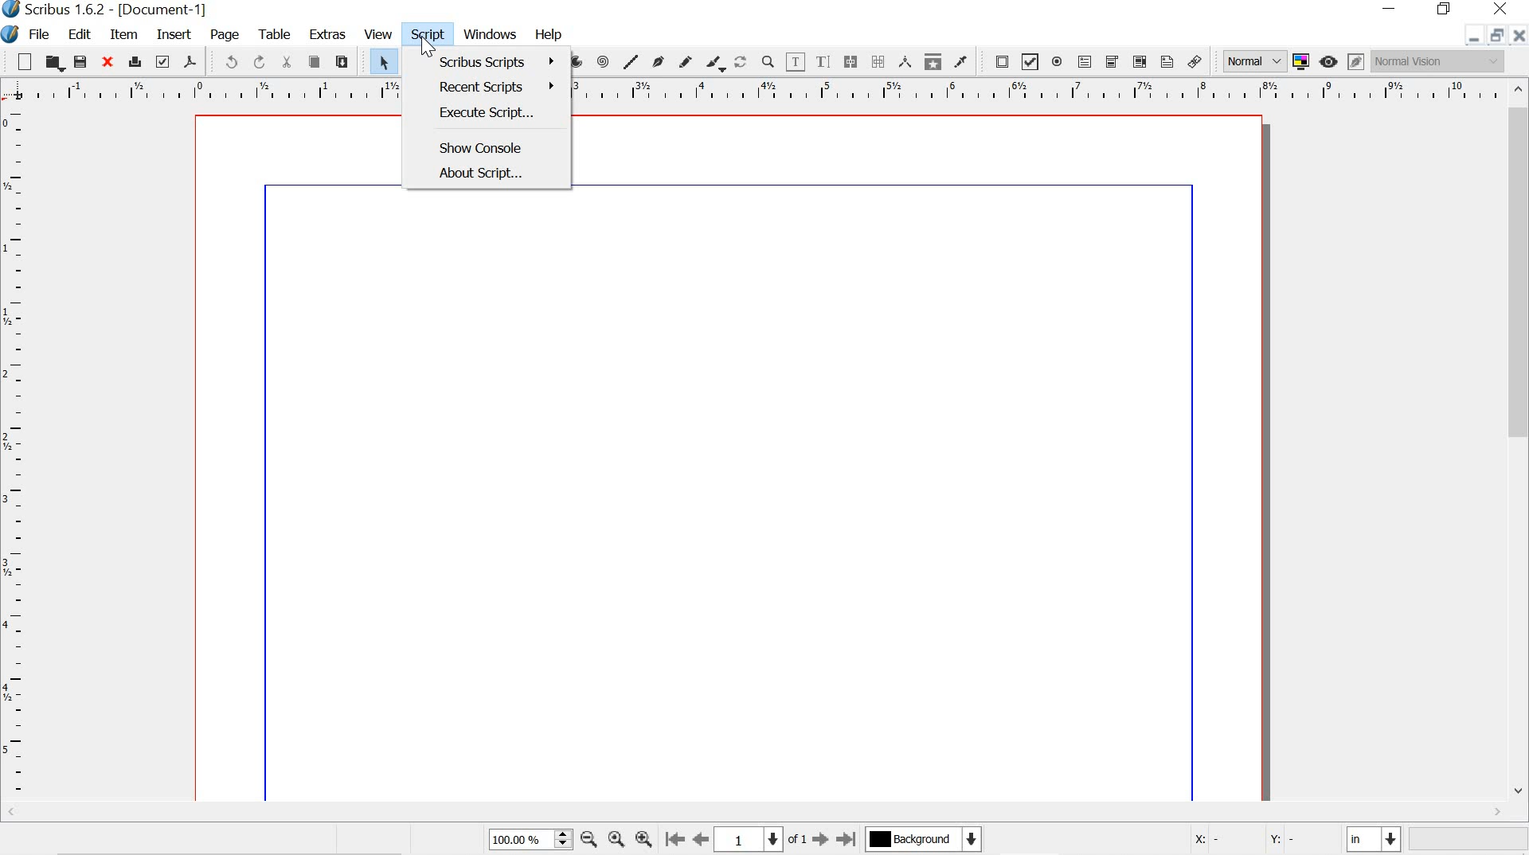  Describe the element at coordinates (795, 62) in the screenshot. I see `edit contents of frame` at that location.